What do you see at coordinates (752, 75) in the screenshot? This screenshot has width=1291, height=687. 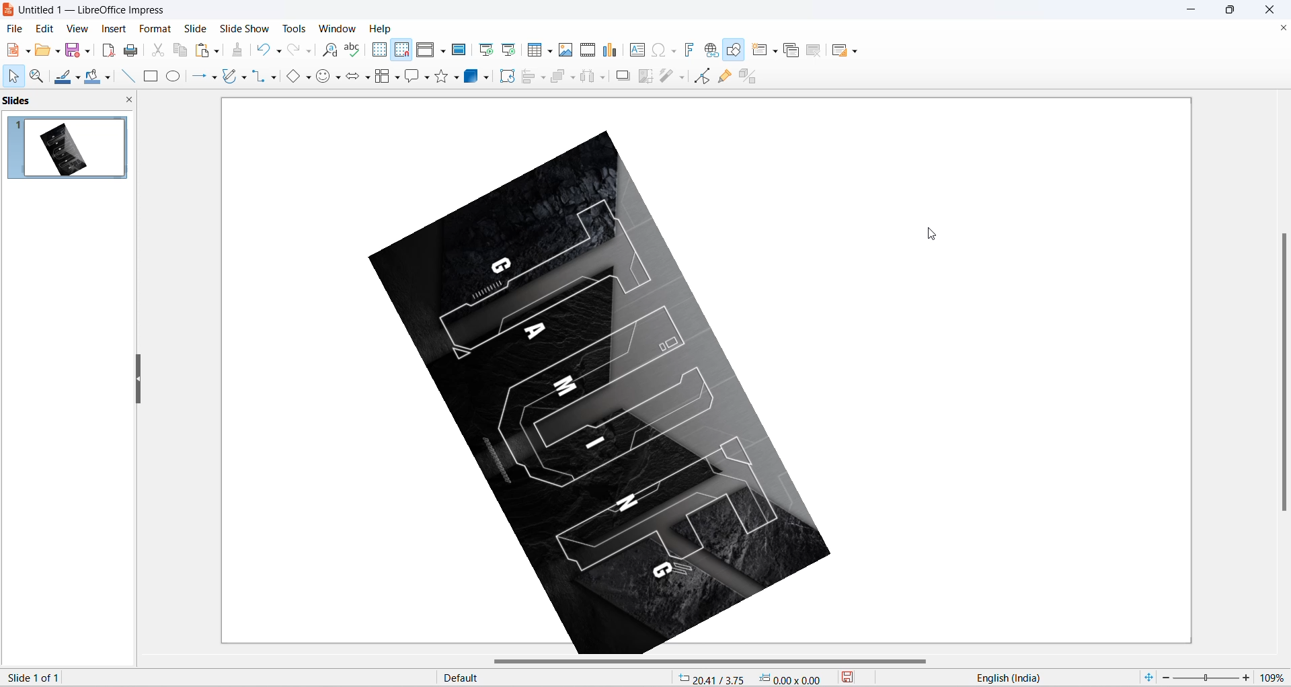 I see `toggle extrusion` at bounding box center [752, 75].